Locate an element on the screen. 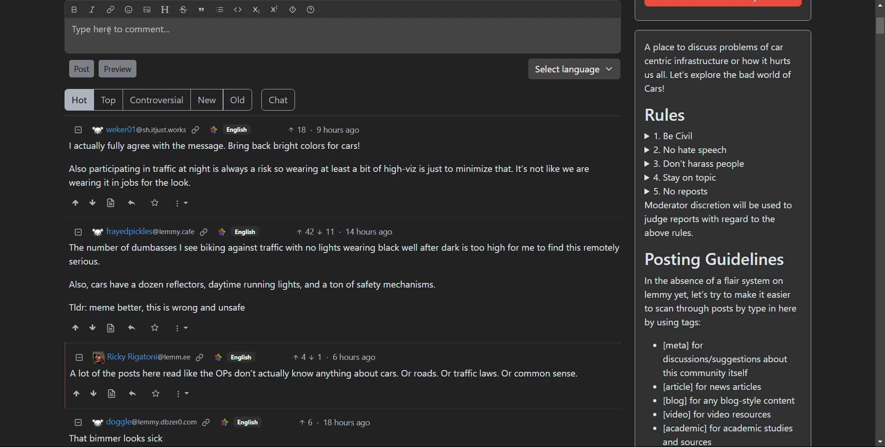  The number of dumbasses | see biking against traffic with no lights wearing black well after dark is too high for me to find this remotely
serious.

Also, cars have a dozen reflectors, daytime running lights, and a ton of safety mechanisms.

Tldr: meme better, this is wrong and unsafe is located at coordinates (345, 278).